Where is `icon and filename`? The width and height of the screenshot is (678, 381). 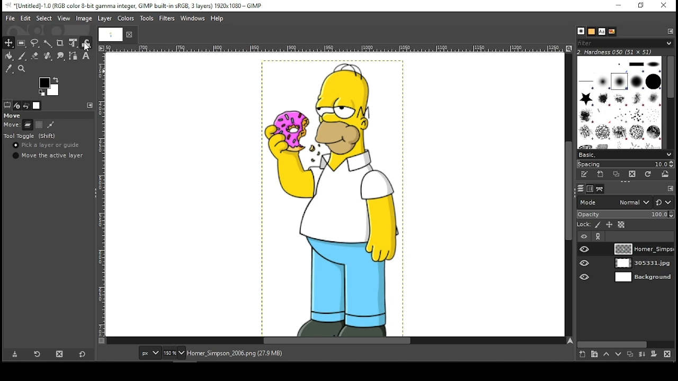 icon and filename is located at coordinates (136, 5).